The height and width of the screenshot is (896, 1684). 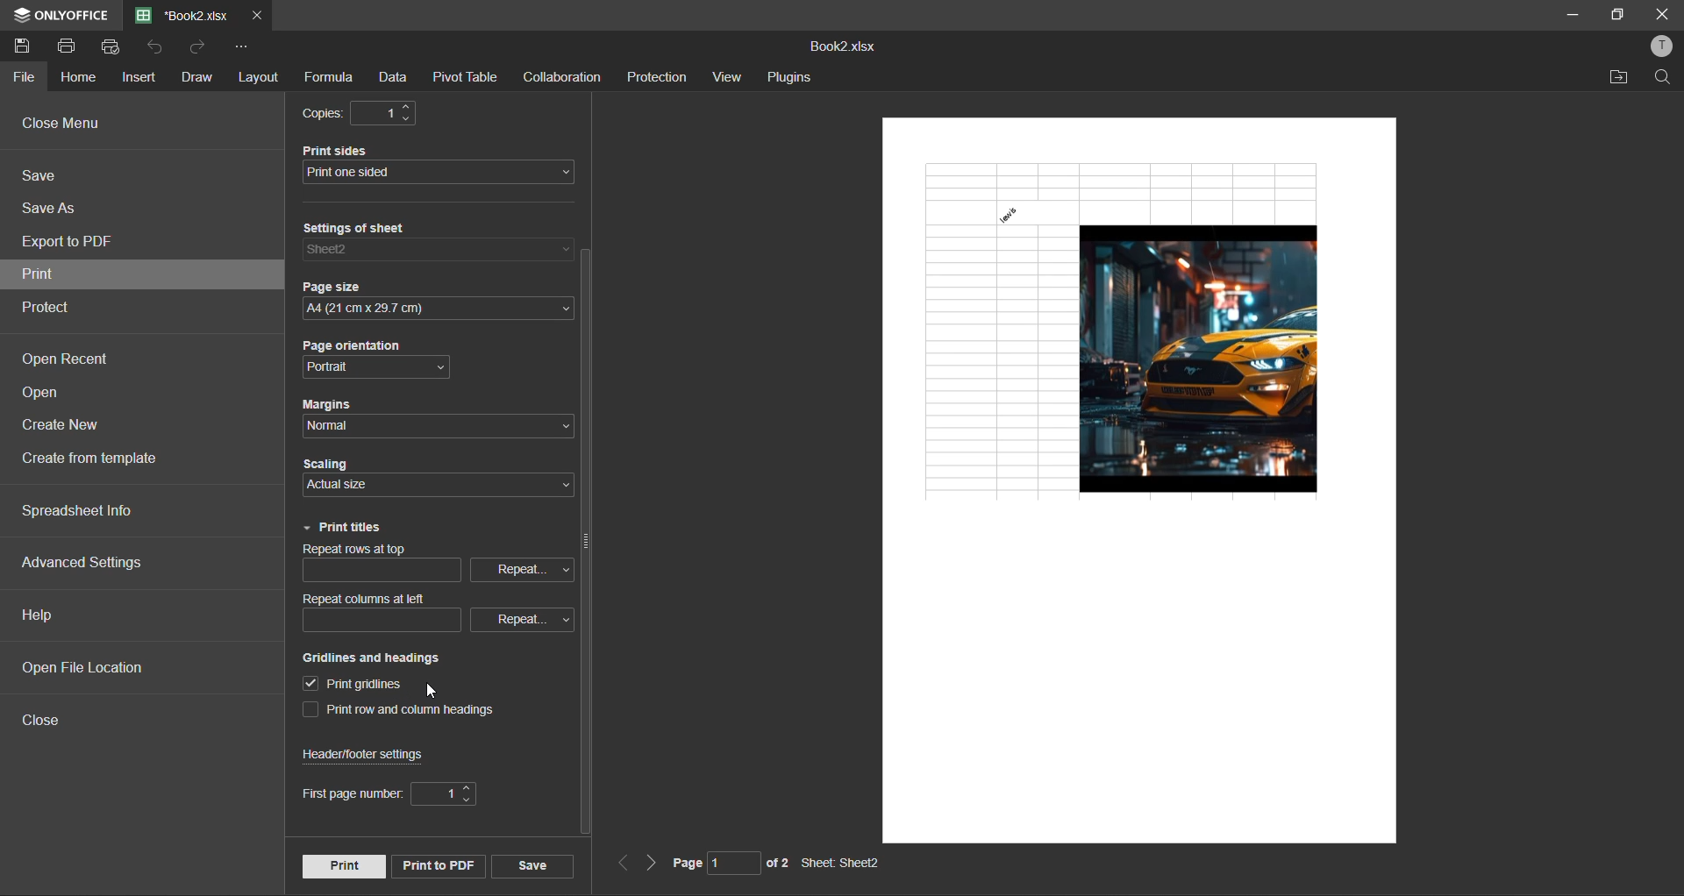 I want to click on redo, so click(x=198, y=48).